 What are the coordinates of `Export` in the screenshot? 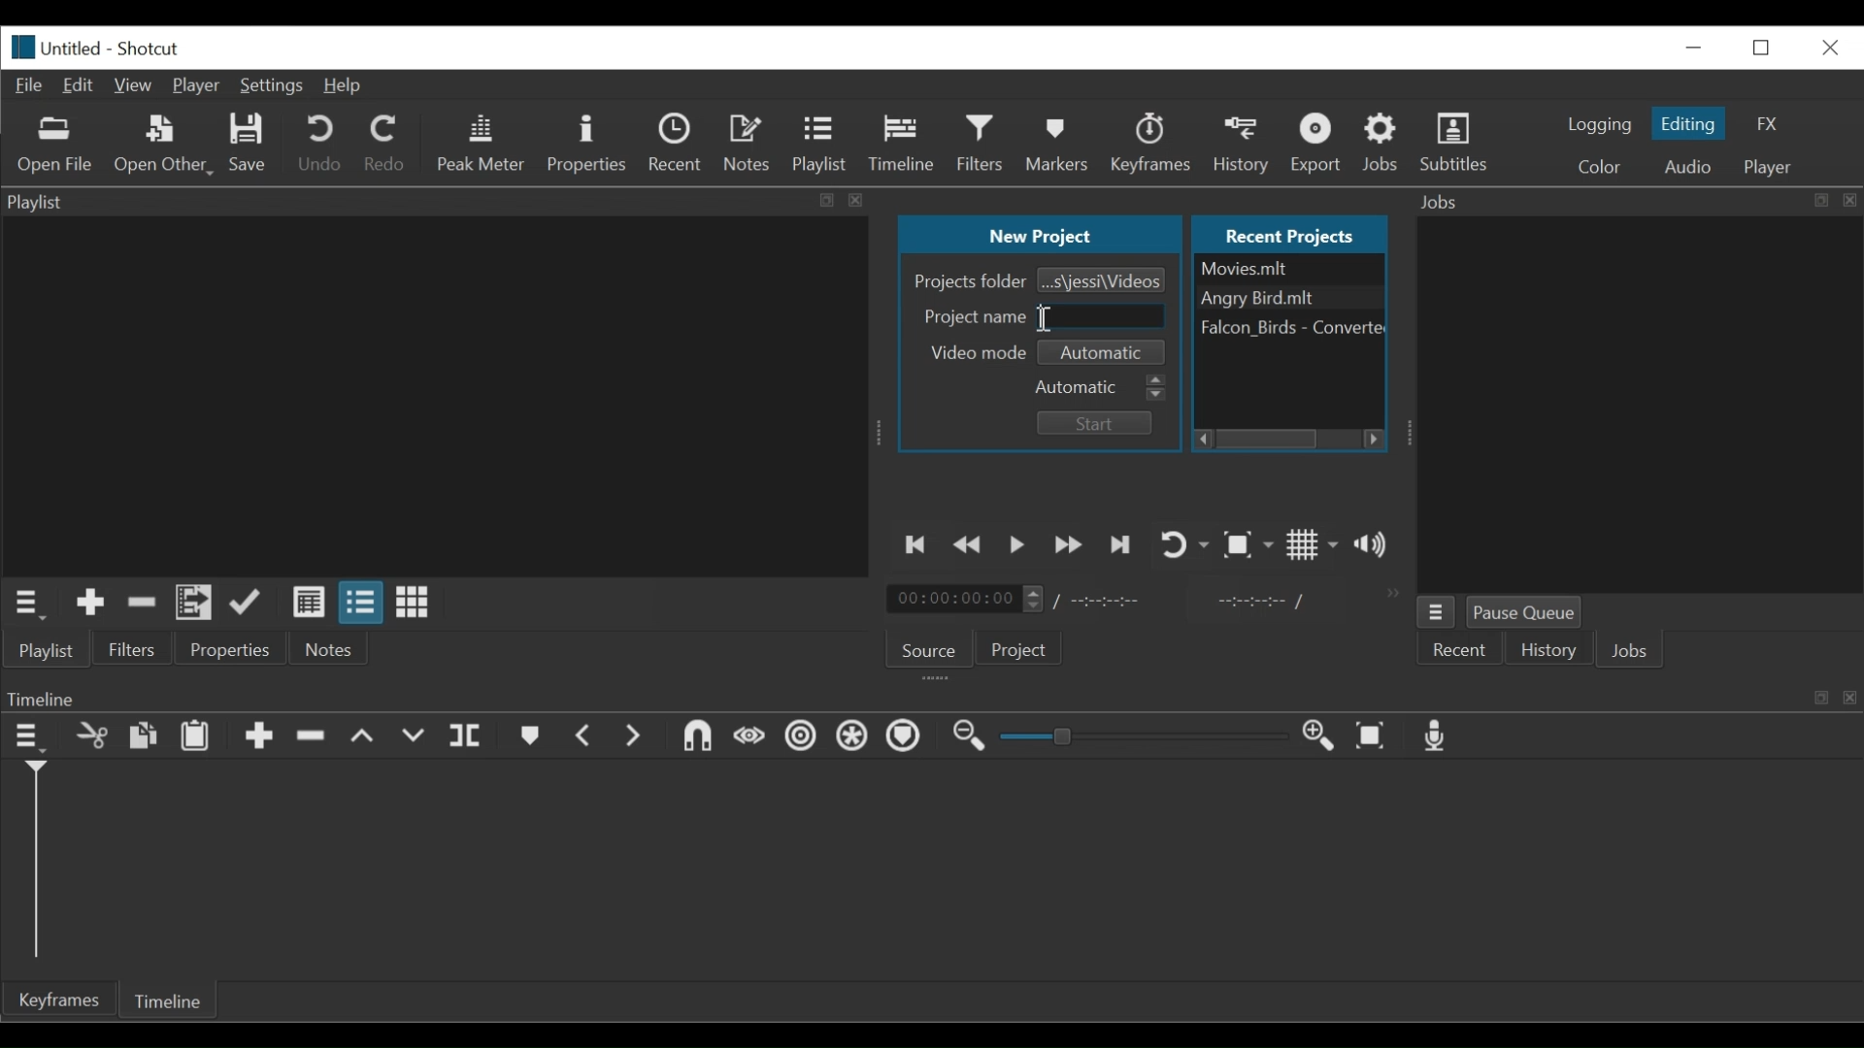 It's located at (1315, 144).